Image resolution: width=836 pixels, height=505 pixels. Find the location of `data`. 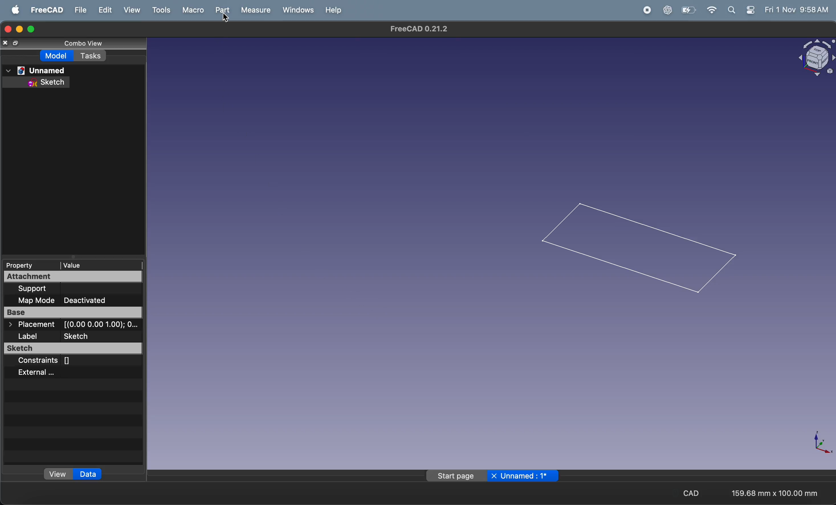

data is located at coordinates (92, 475).